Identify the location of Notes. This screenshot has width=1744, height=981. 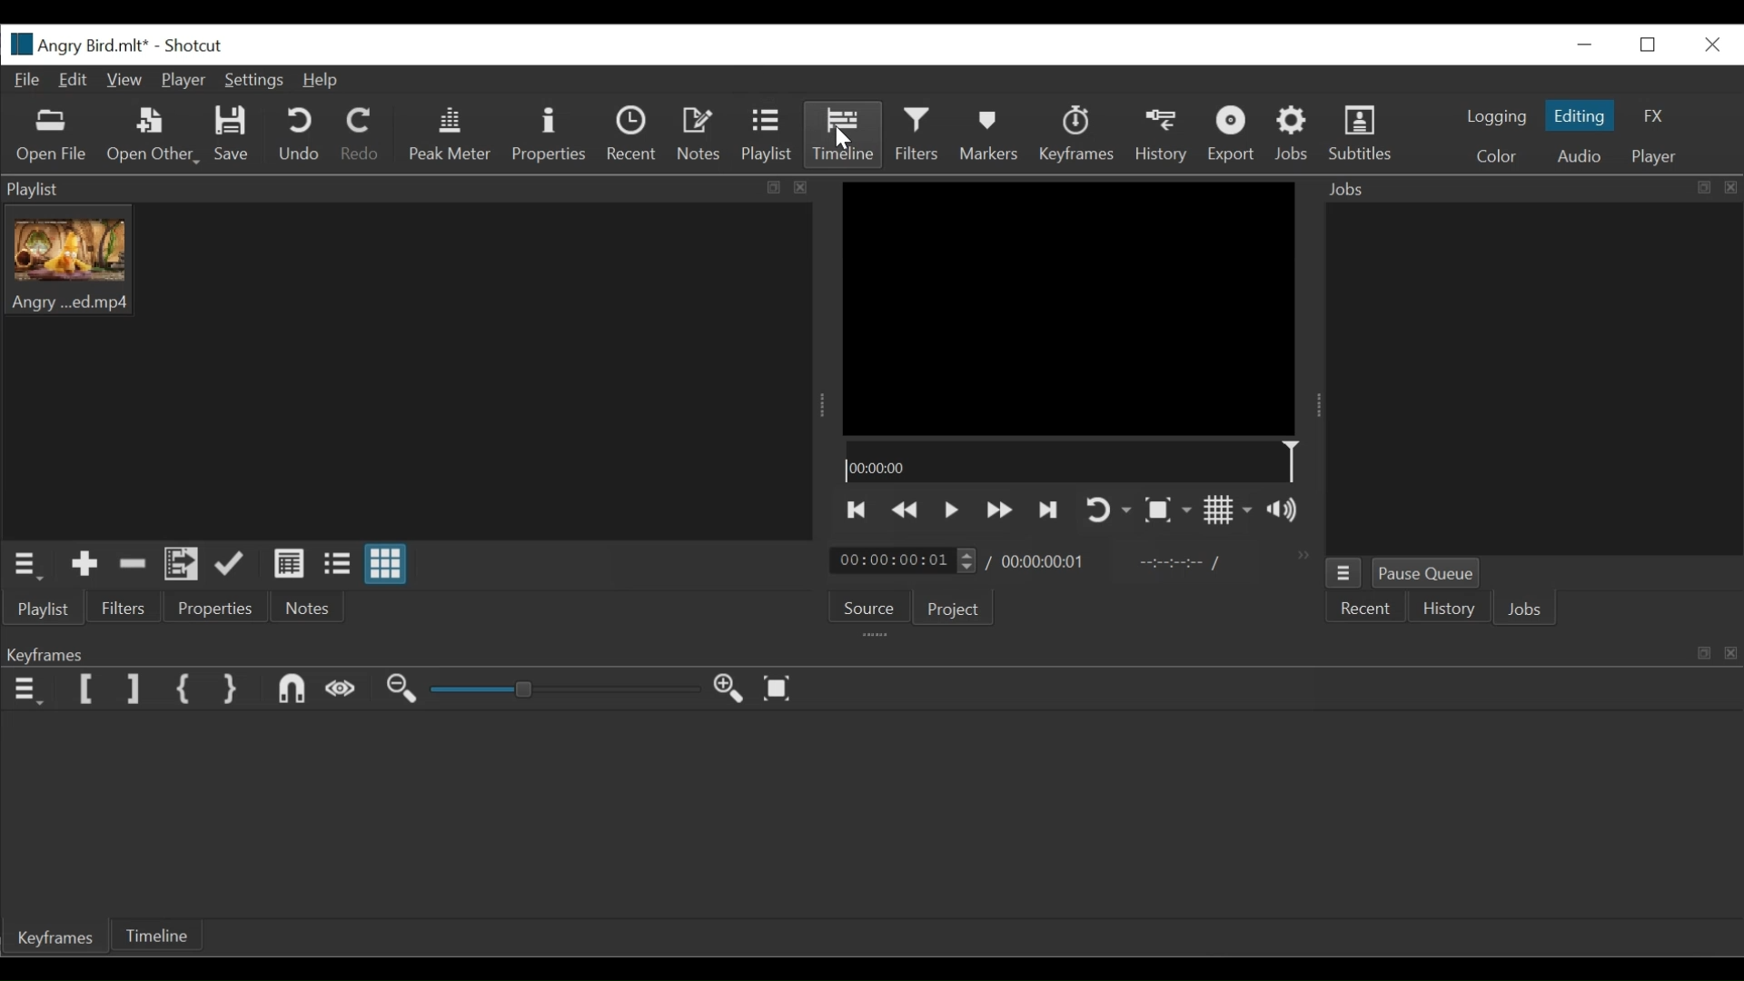
(699, 134).